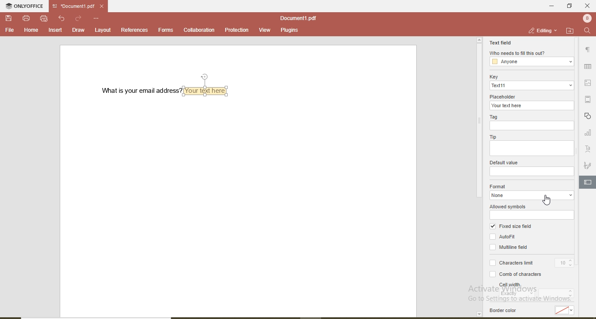  What do you see at coordinates (510, 227) in the screenshot?
I see `fixed size field` at bounding box center [510, 227].